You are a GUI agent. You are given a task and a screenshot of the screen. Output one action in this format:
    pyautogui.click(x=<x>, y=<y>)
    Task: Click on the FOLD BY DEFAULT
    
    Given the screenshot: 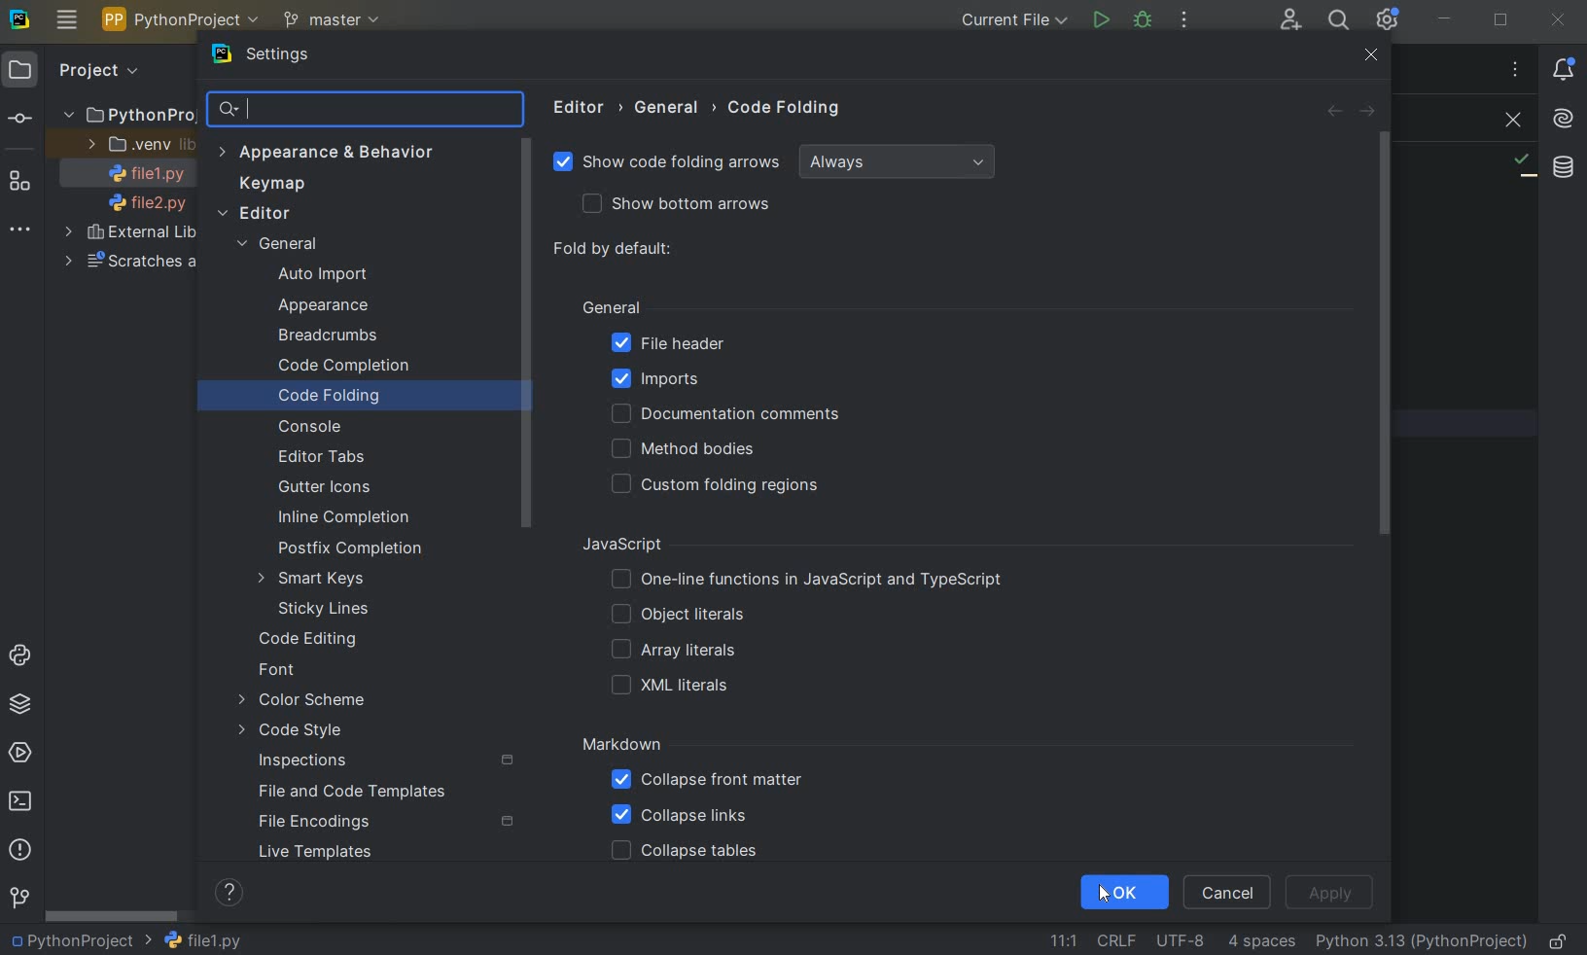 What is the action you would take?
    pyautogui.click(x=618, y=250)
    